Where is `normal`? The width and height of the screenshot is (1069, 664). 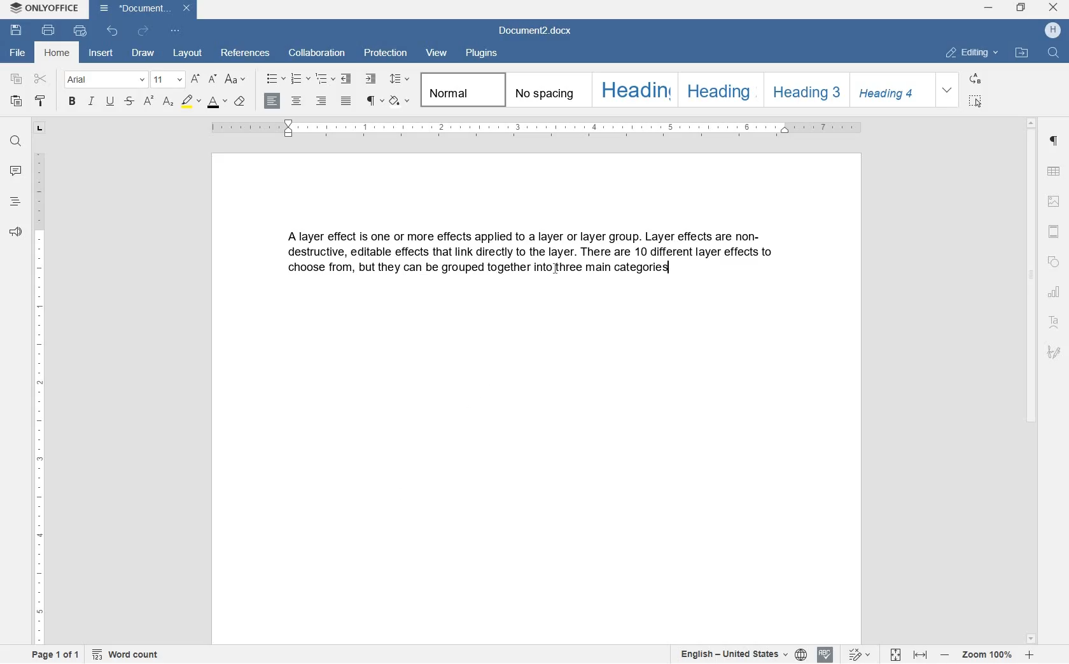
normal is located at coordinates (460, 90).